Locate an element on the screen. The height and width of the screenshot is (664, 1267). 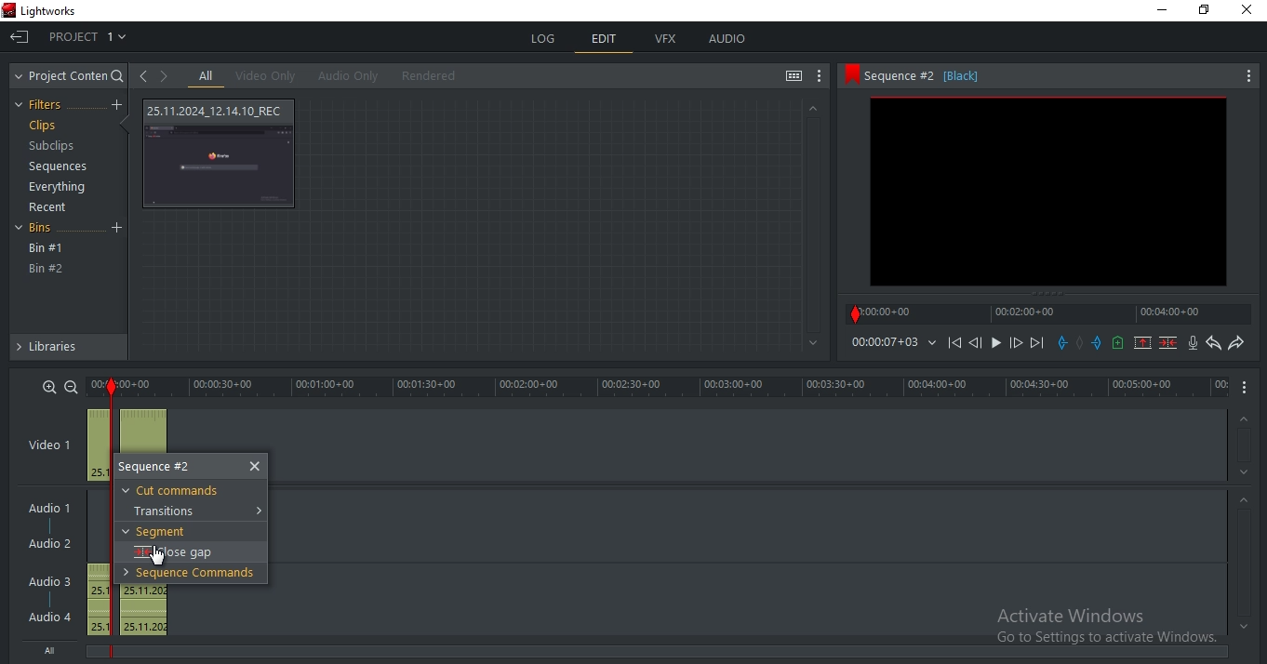
bin #2 is located at coordinates (47, 269).